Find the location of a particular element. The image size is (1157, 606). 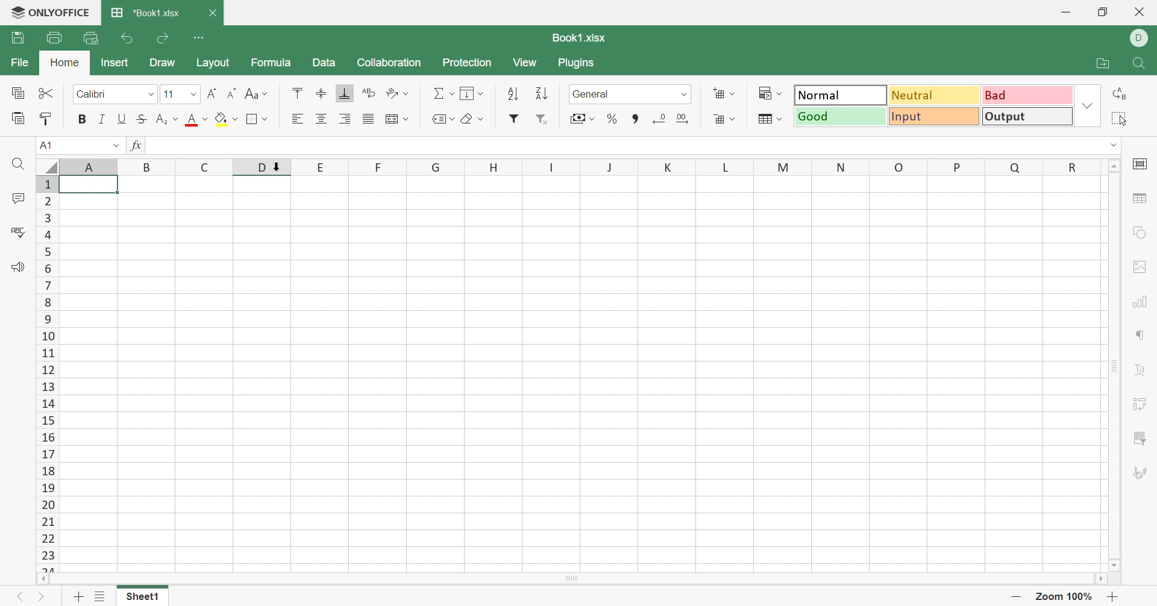

Column Names is located at coordinates (568, 166).